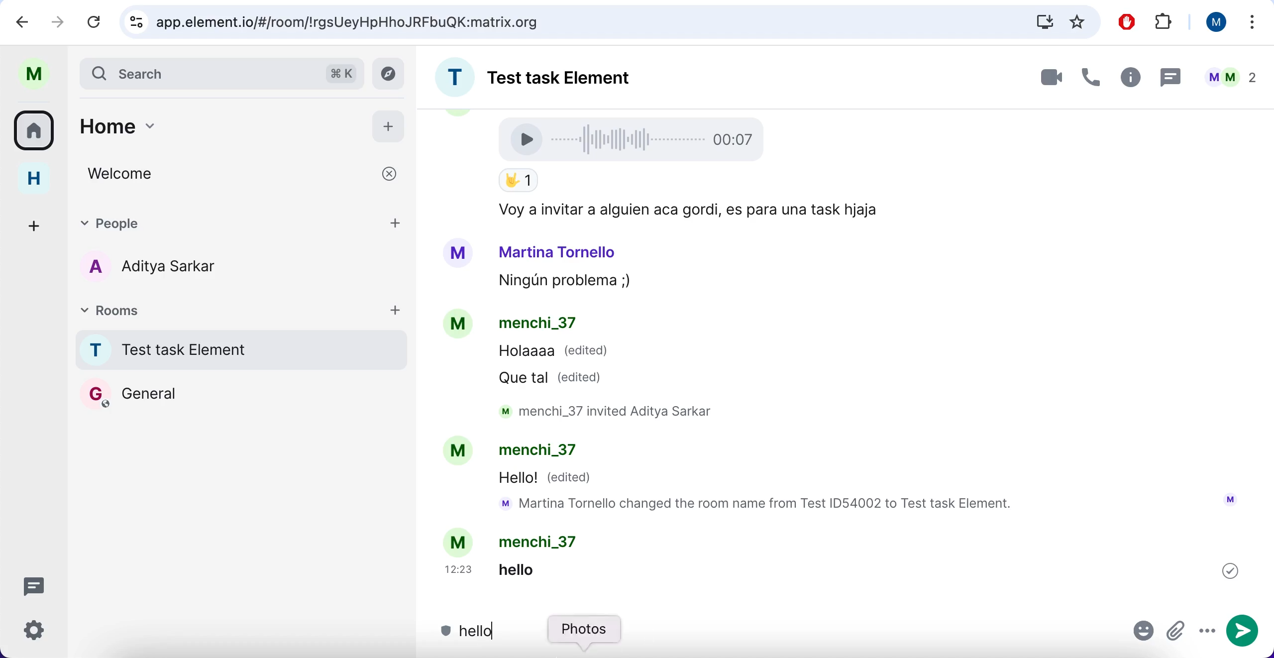 This screenshot has height=658, width=1274. I want to click on downloads, so click(1044, 21).